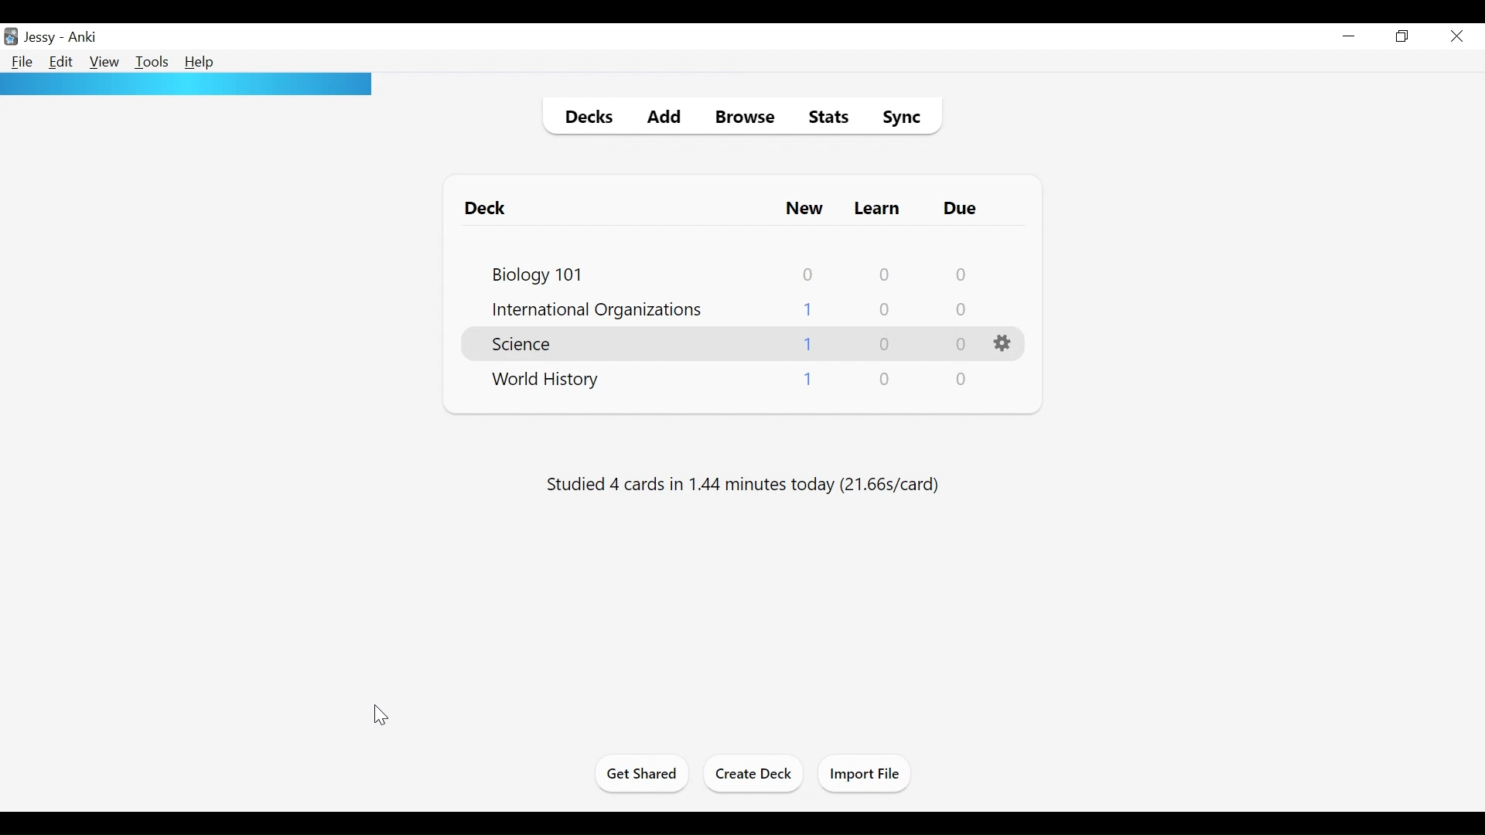 The image size is (1485, 835). Describe the element at coordinates (749, 116) in the screenshot. I see `Browse` at that location.